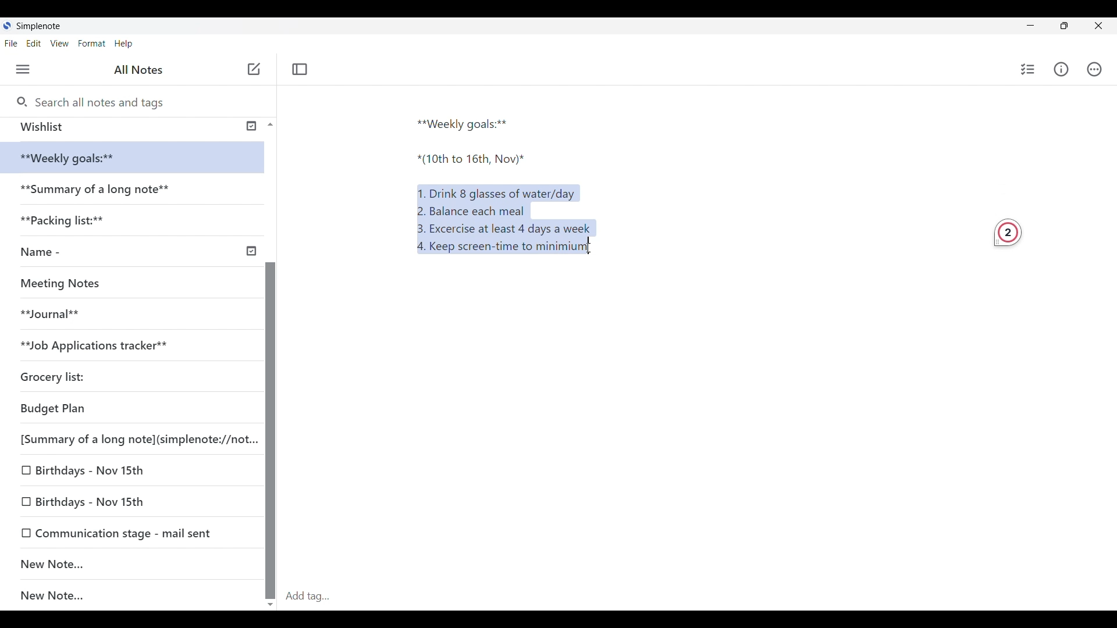 This screenshot has height=628, width=1117. I want to click on minimize, so click(1039, 28).